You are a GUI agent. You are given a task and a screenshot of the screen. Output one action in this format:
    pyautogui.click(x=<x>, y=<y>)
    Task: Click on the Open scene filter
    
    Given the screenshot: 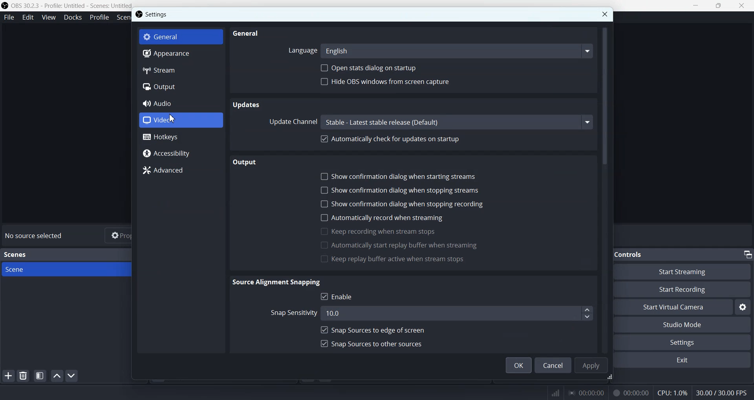 What is the action you would take?
    pyautogui.click(x=40, y=376)
    